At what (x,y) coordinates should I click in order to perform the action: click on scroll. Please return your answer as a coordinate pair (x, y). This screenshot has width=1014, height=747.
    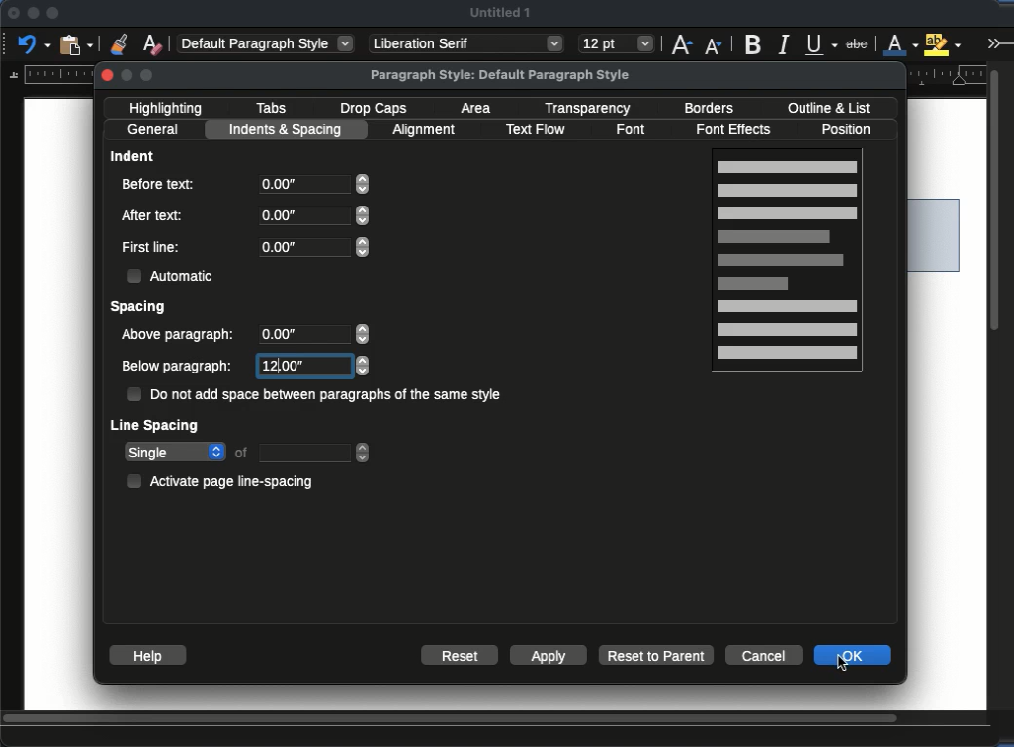
    Looking at the image, I should click on (1000, 384).